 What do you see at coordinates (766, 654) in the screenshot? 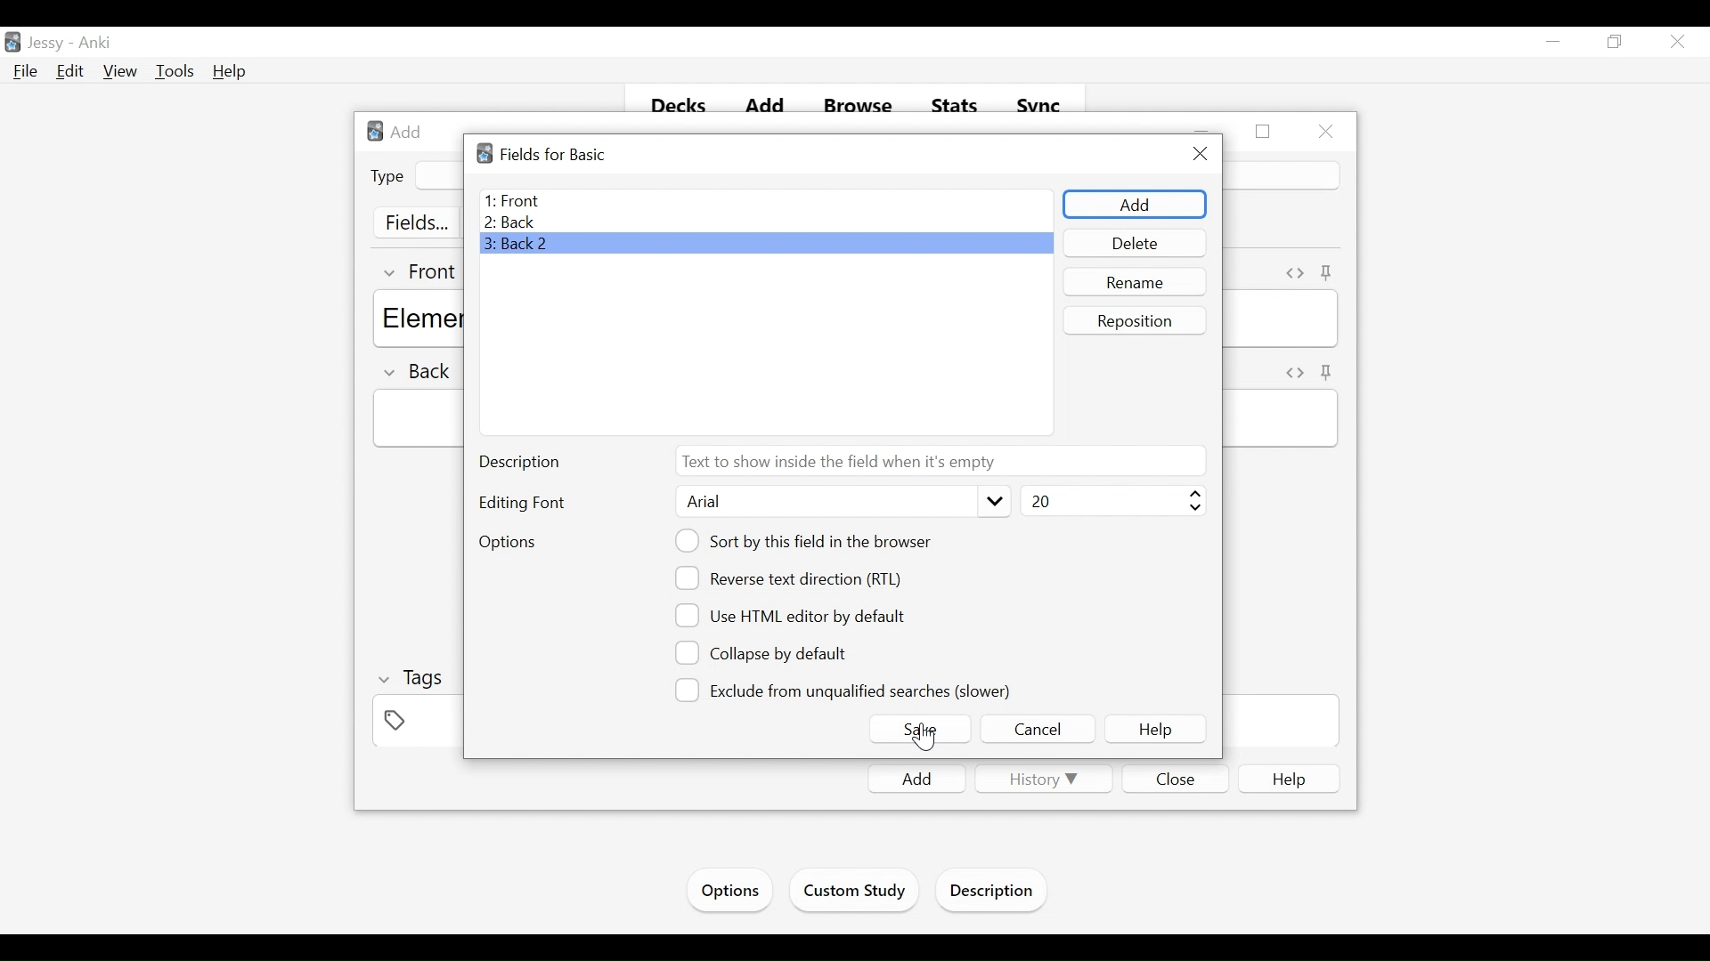
I see ` Collapse by Default` at bounding box center [766, 654].